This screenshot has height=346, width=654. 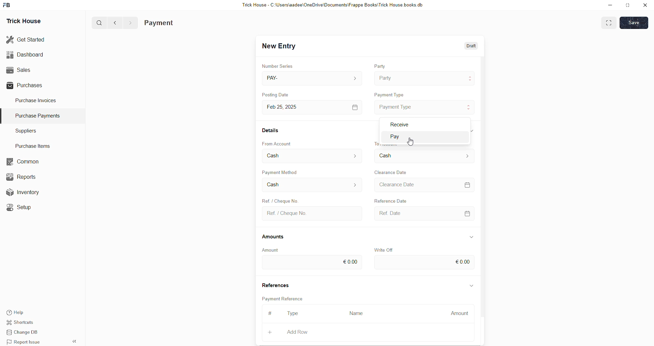 What do you see at coordinates (395, 200) in the screenshot?
I see `Falivunce Dis` at bounding box center [395, 200].